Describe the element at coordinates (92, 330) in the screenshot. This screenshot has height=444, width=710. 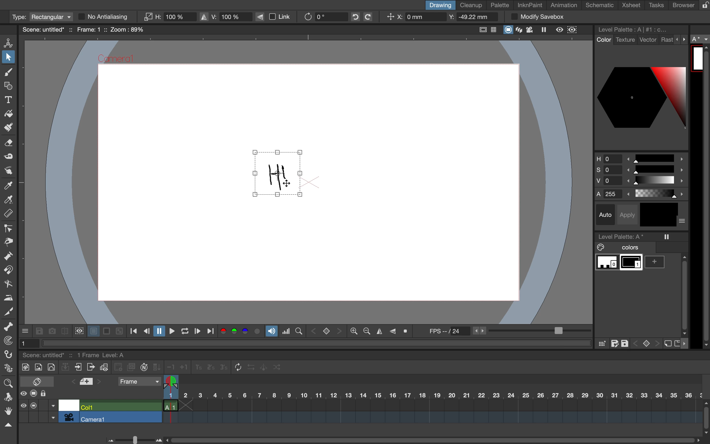
I see `white background` at that location.